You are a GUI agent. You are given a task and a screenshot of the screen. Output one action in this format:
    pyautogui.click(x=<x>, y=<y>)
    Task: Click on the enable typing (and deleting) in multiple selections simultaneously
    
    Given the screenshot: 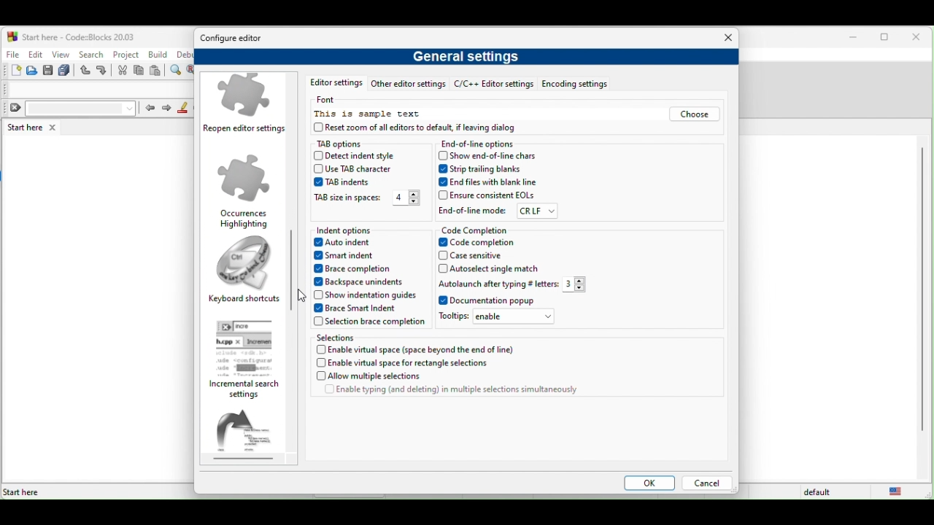 What is the action you would take?
    pyautogui.click(x=451, y=392)
    